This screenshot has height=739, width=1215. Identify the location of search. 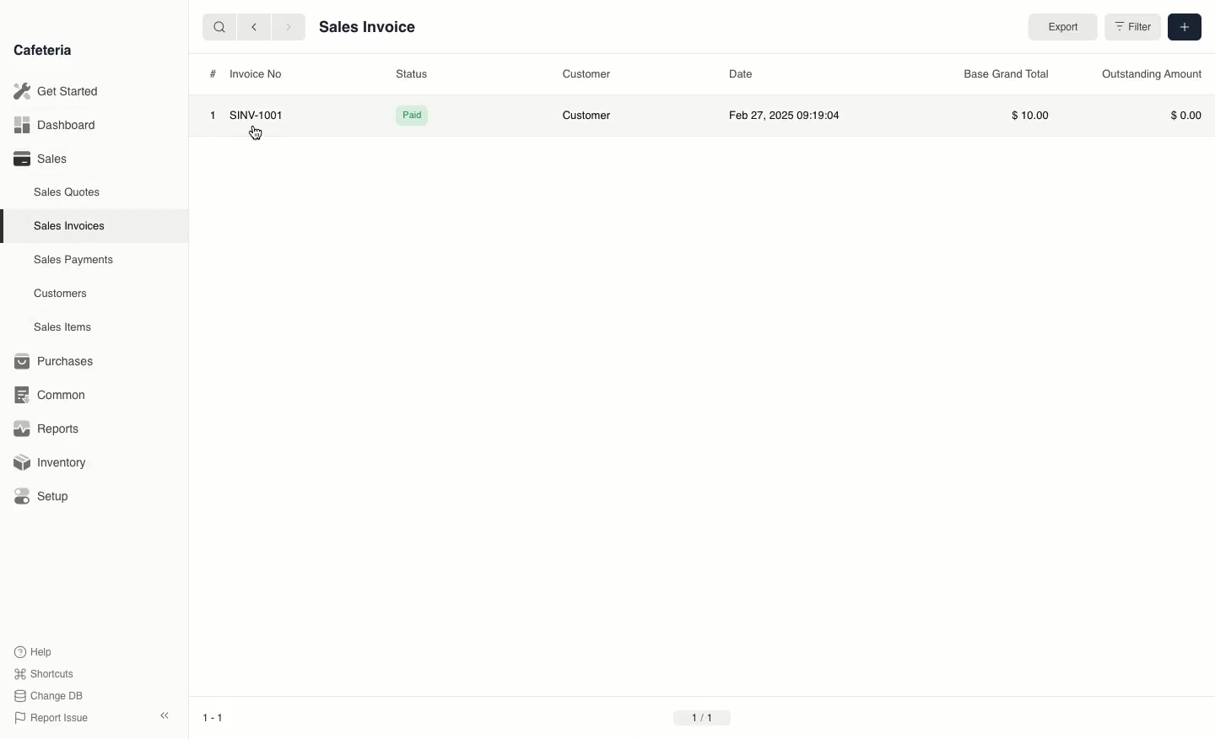
(217, 26).